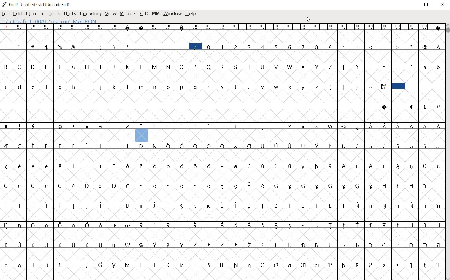 This screenshot has height=280, width=450. I want to click on Symbol, so click(101, 166).